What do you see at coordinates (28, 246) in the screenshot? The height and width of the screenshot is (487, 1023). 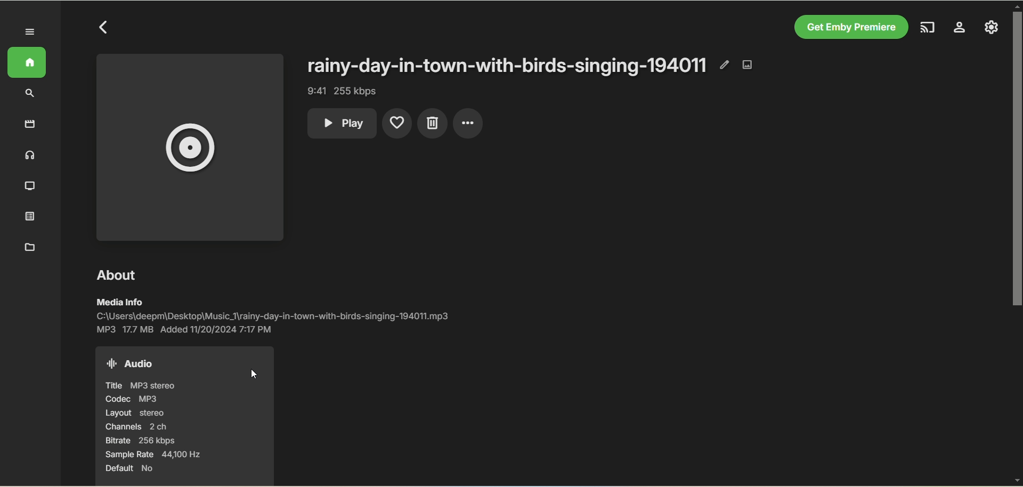 I see `metadata manager` at bounding box center [28, 246].